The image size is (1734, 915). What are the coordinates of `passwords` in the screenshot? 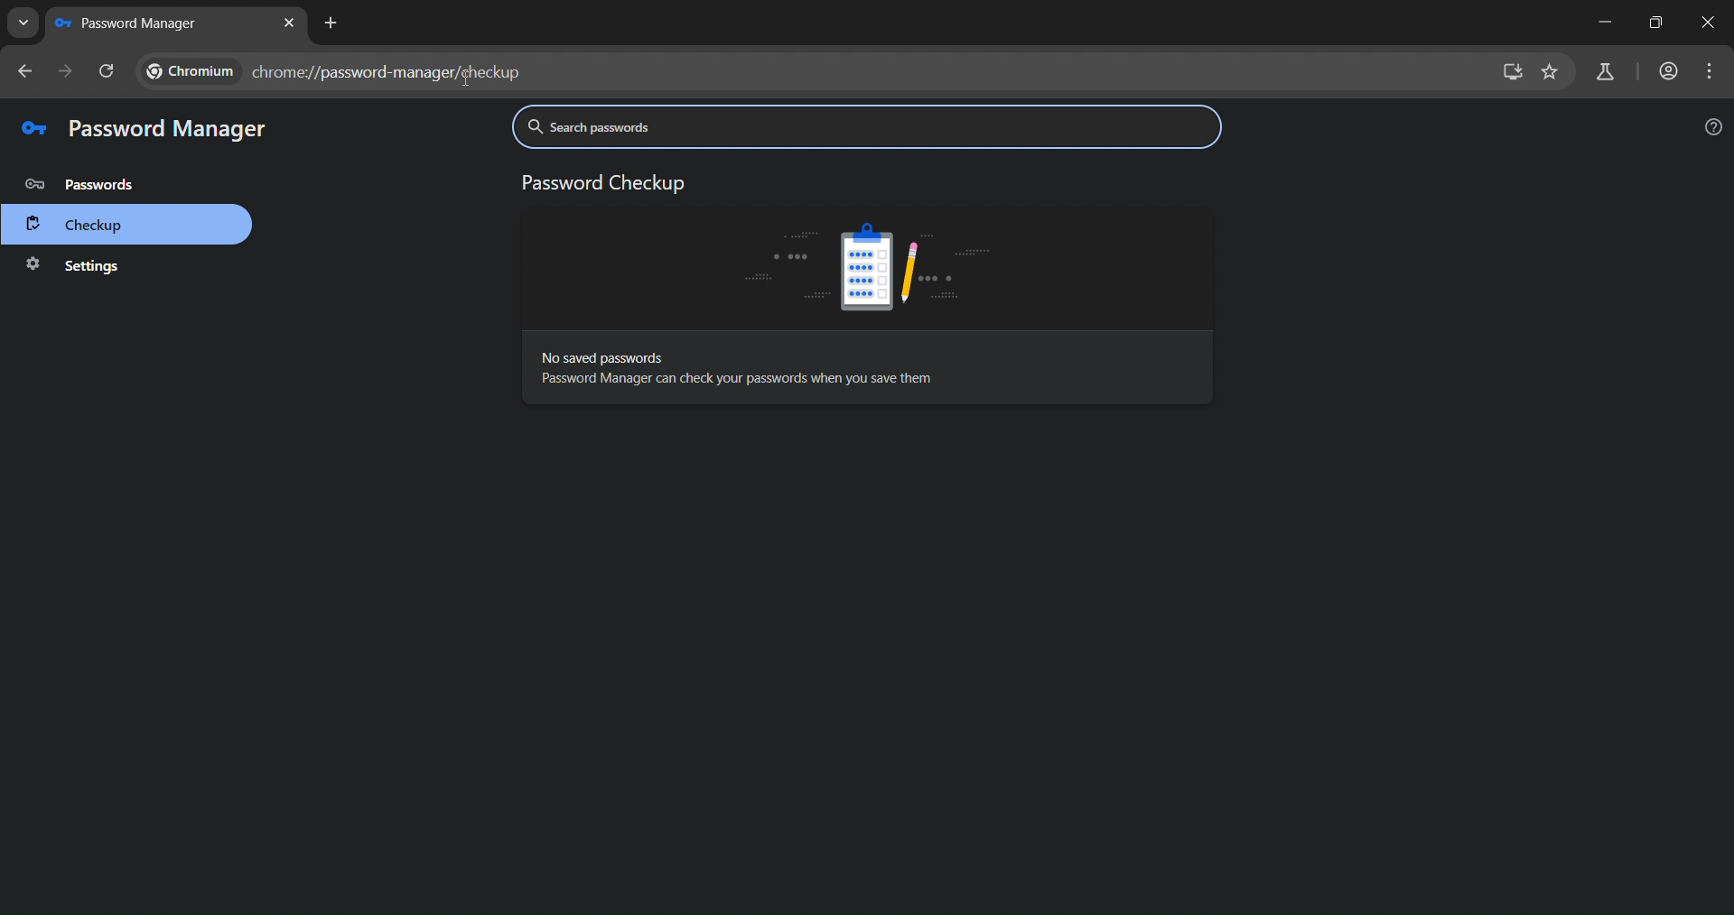 It's located at (79, 186).